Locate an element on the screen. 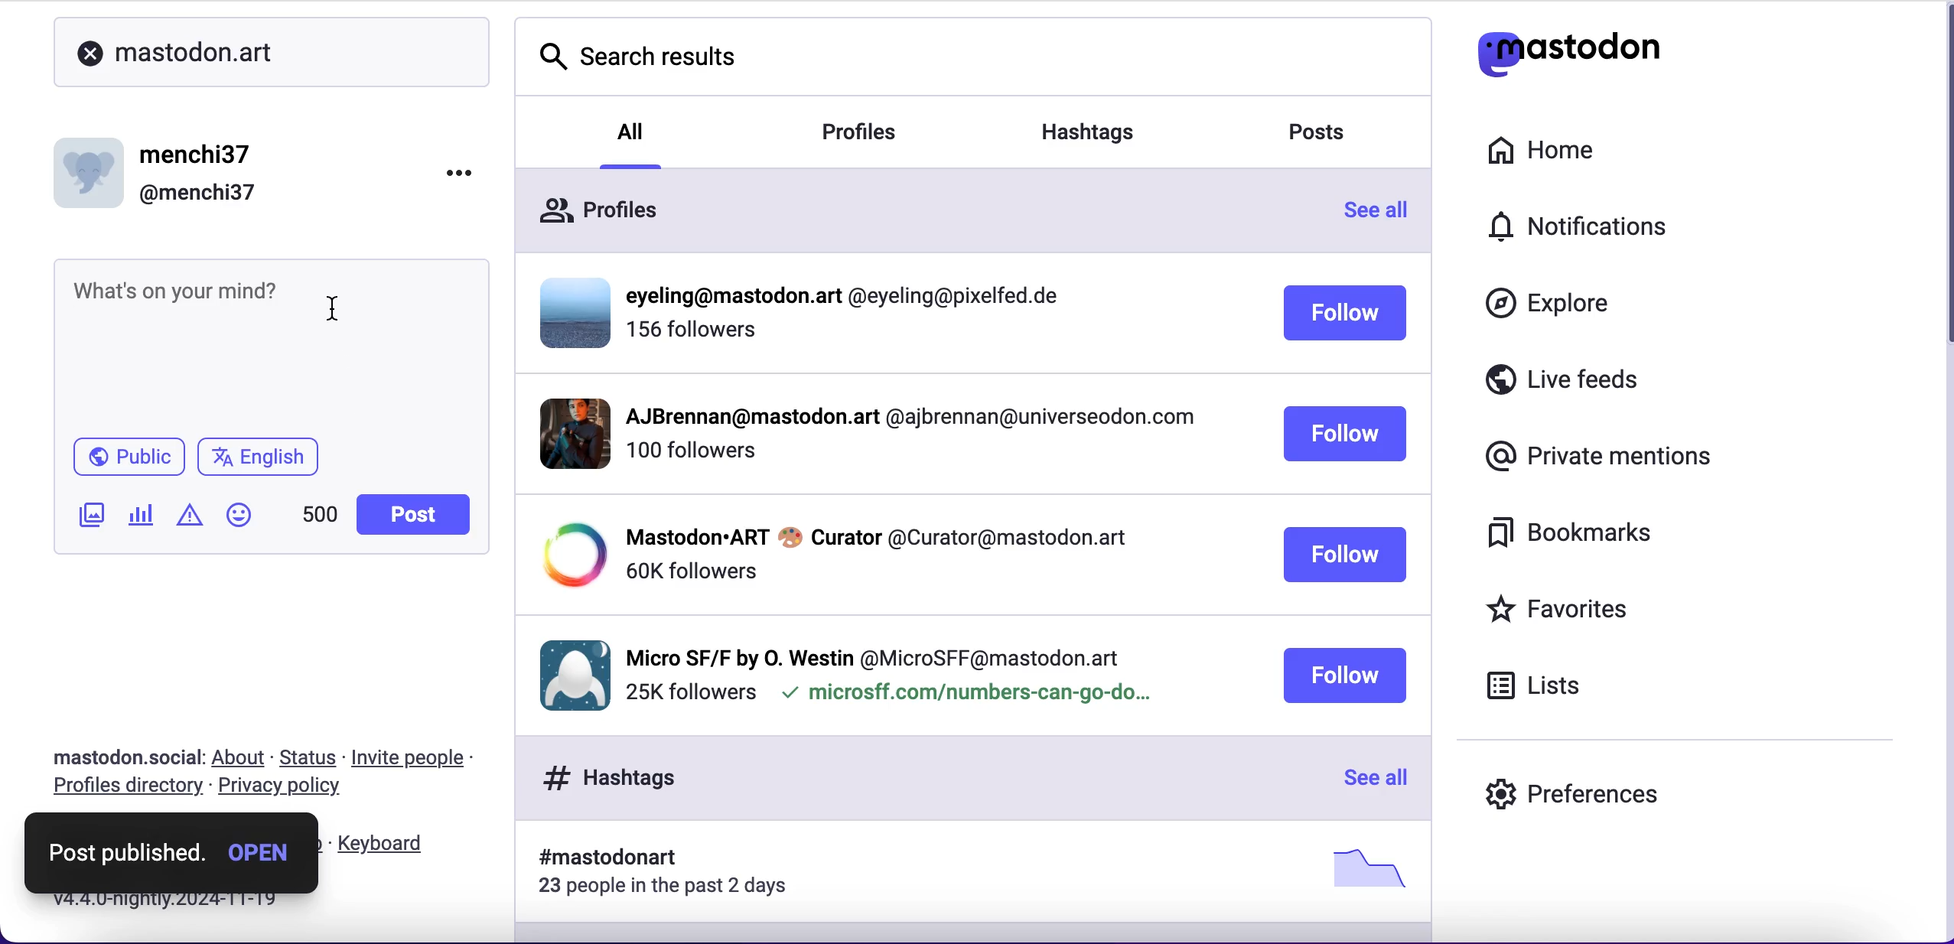  posts is located at coordinates (1331, 136).